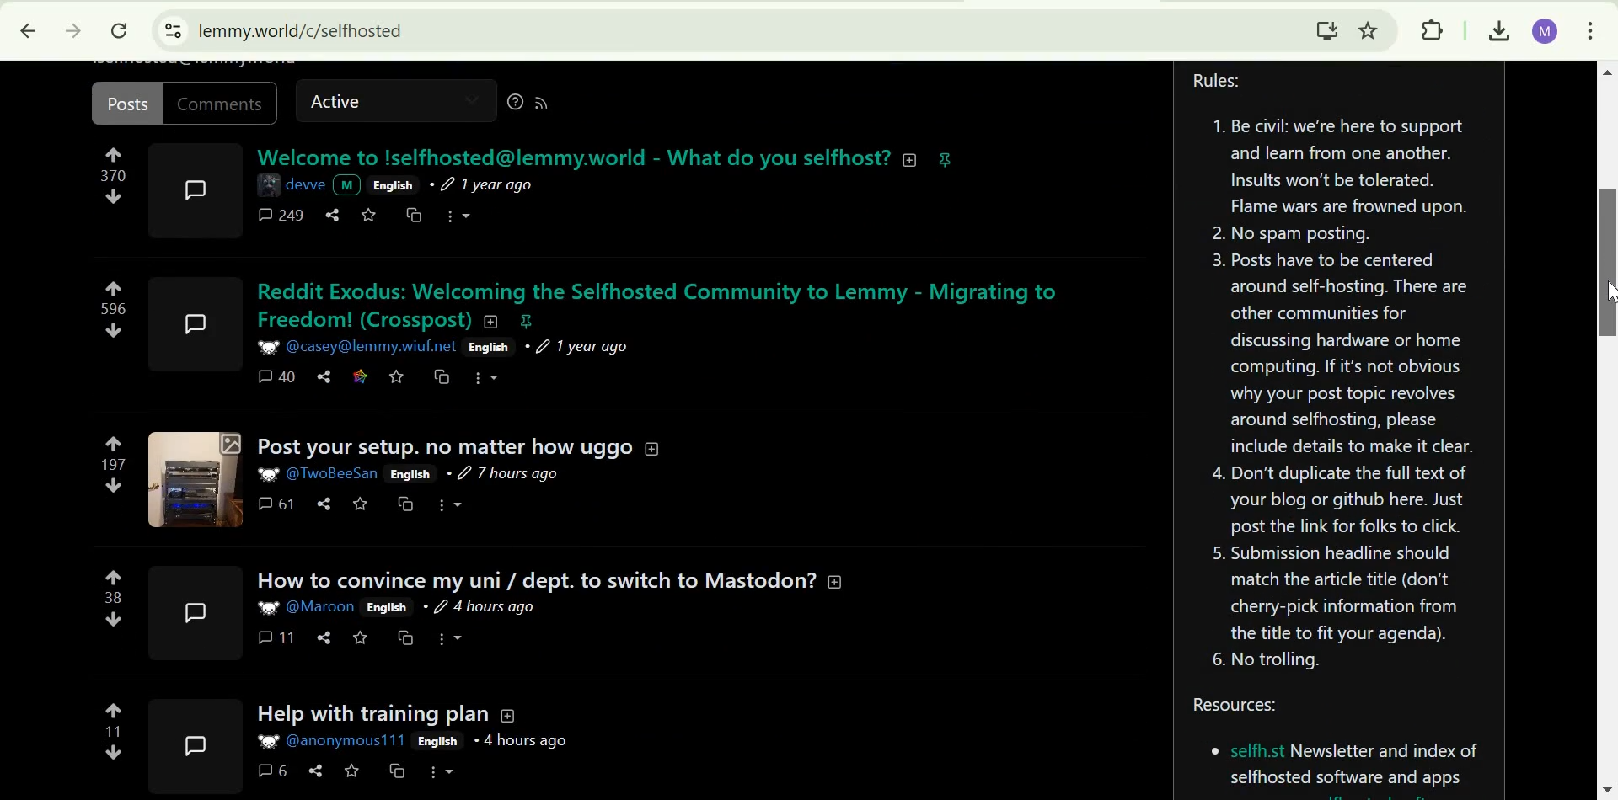  What do you see at coordinates (174, 31) in the screenshot?
I see `View site information` at bounding box center [174, 31].